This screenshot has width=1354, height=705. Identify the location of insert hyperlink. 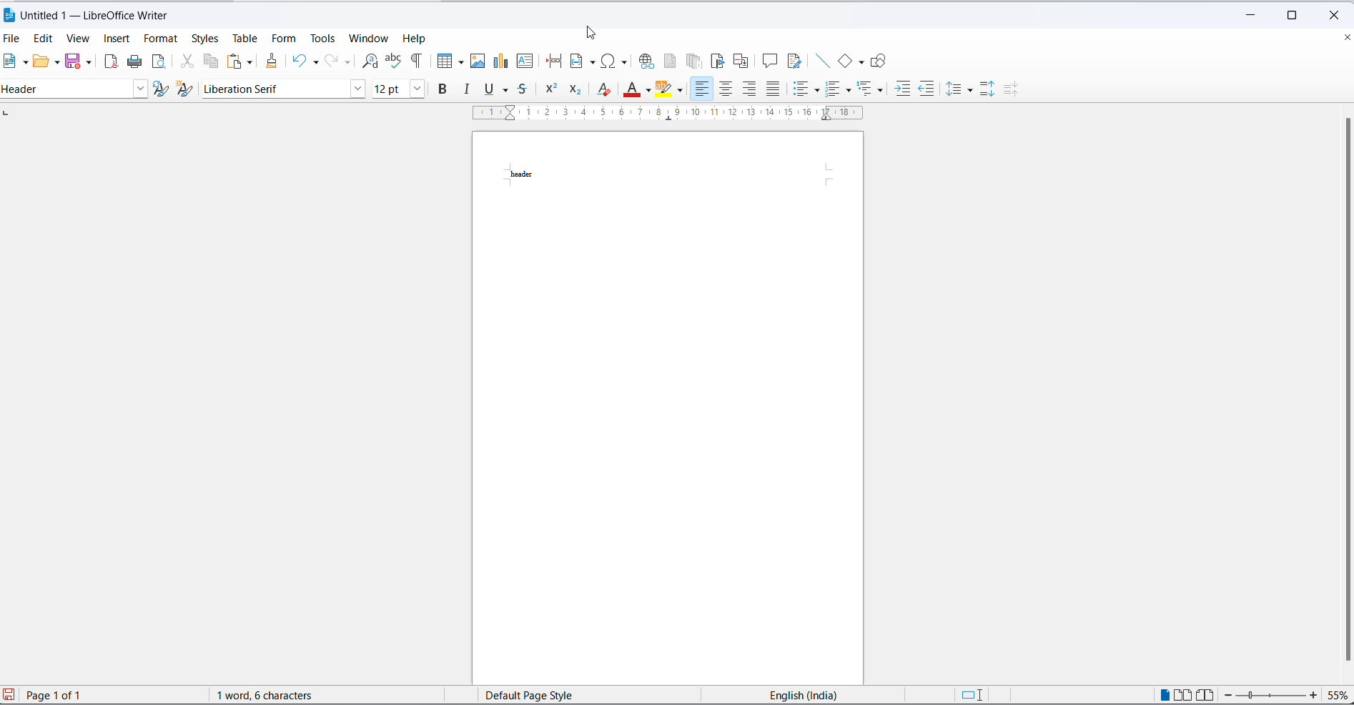
(647, 61).